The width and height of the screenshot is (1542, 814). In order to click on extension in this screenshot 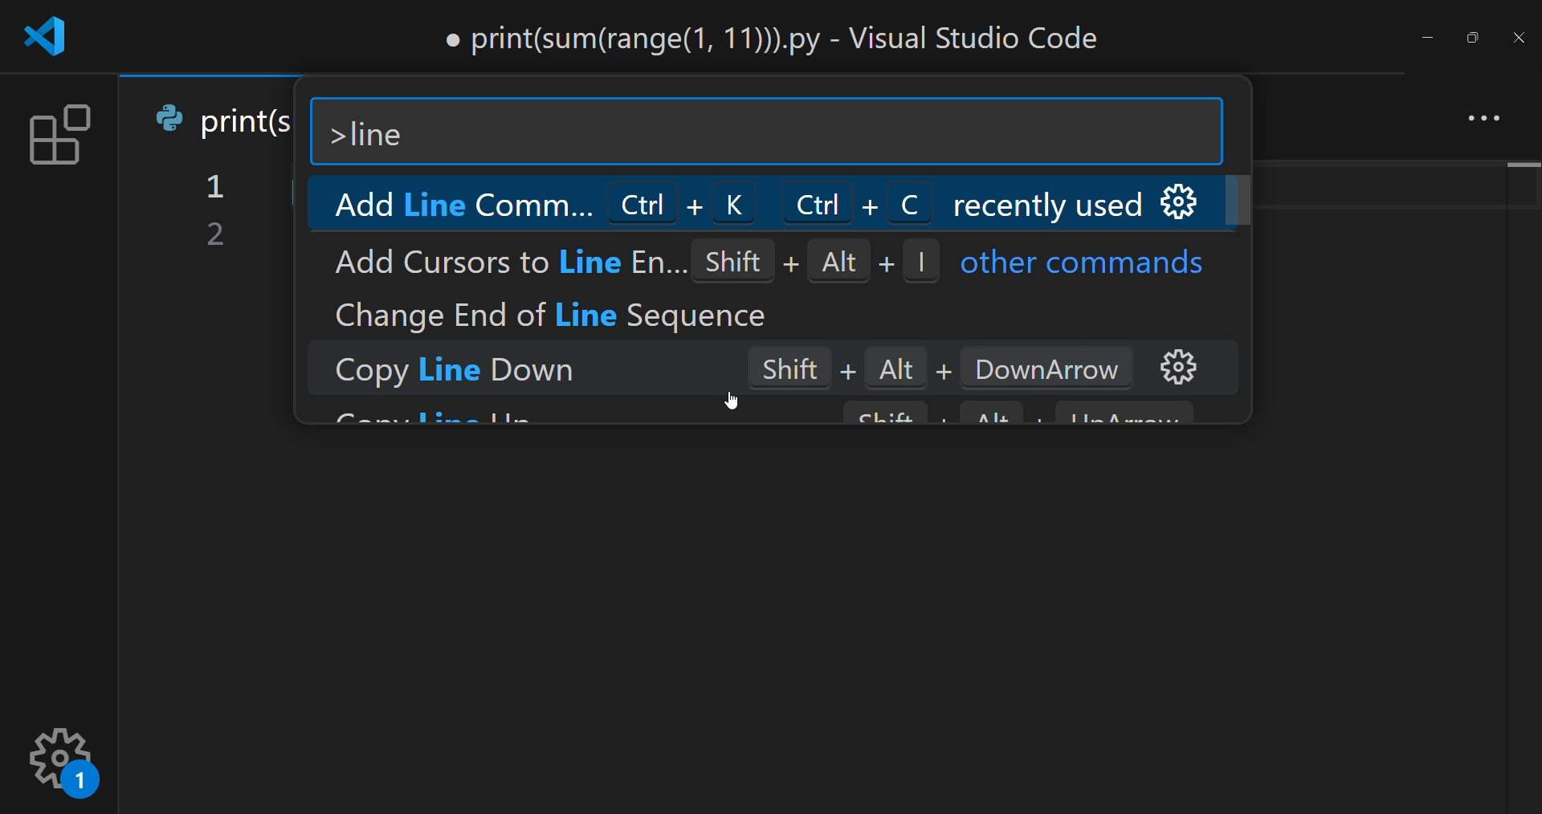, I will do `click(55, 138)`.